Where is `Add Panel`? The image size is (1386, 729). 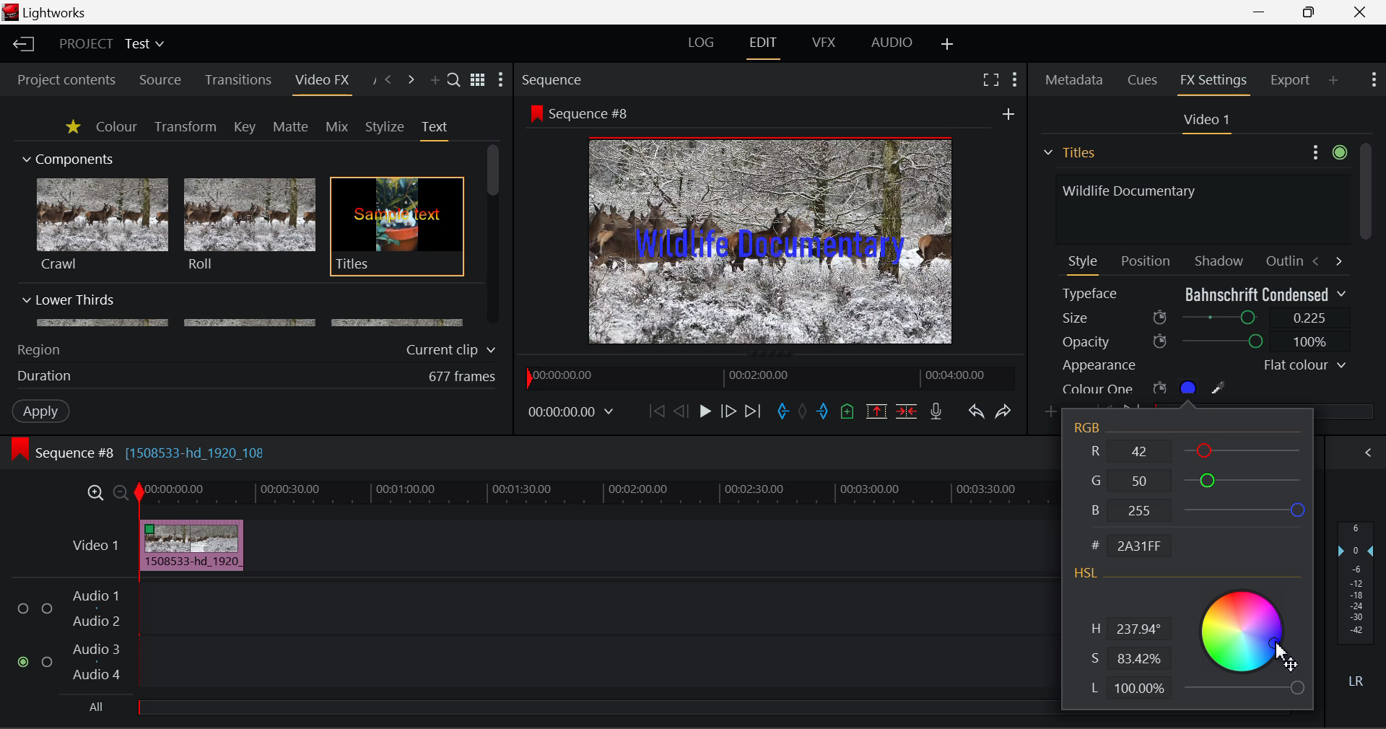
Add Panel is located at coordinates (433, 81).